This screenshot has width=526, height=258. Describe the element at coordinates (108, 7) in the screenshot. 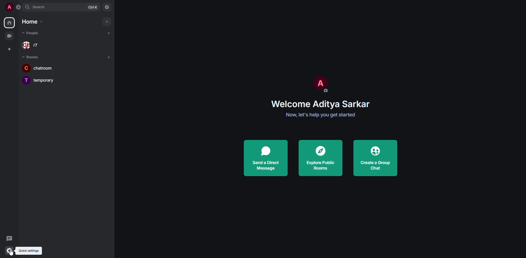

I see `navigator` at that location.